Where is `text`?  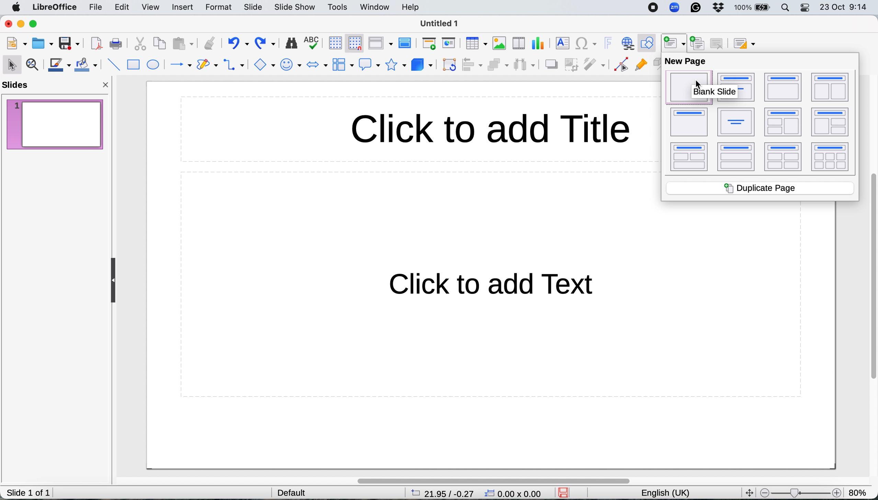 text is located at coordinates (505, 285).